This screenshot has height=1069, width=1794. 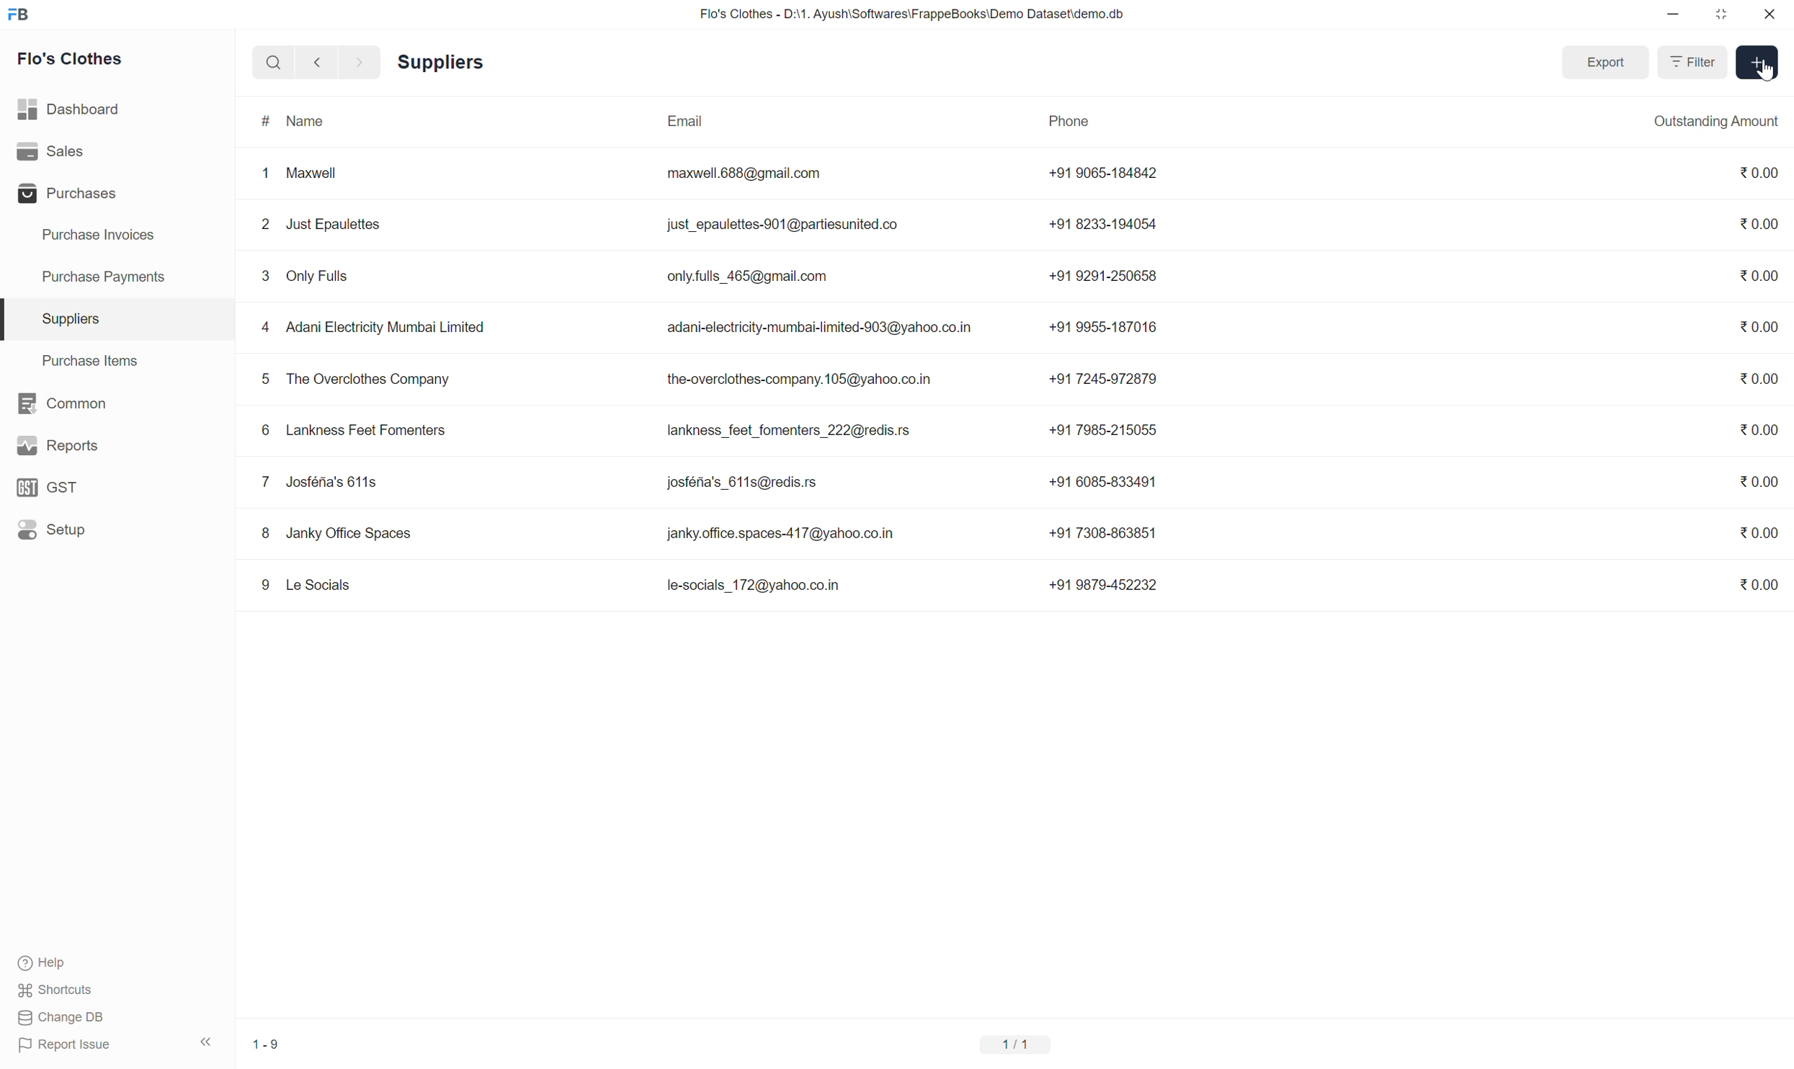 I want to click on the-overclothes-company.105@yahoo.co.in, so click(x=799, y=379).